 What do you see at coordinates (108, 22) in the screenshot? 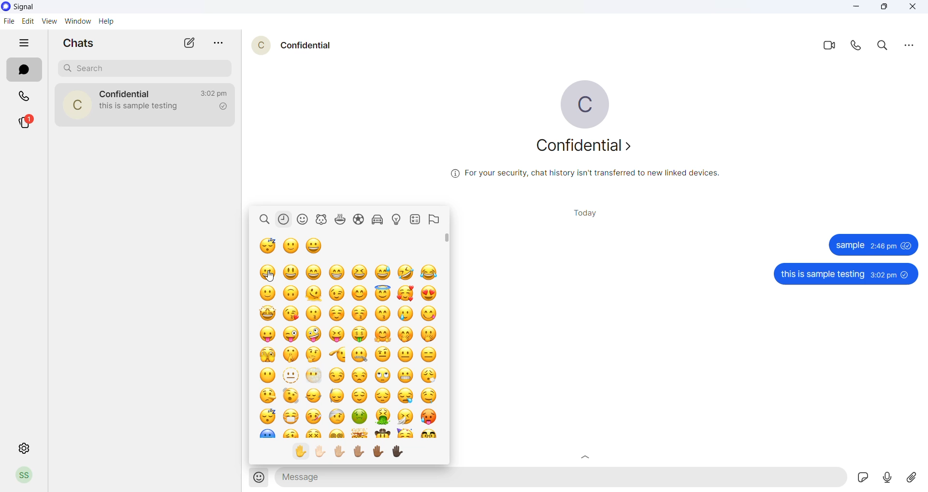
I see `help` at bounding box center [108, 22].